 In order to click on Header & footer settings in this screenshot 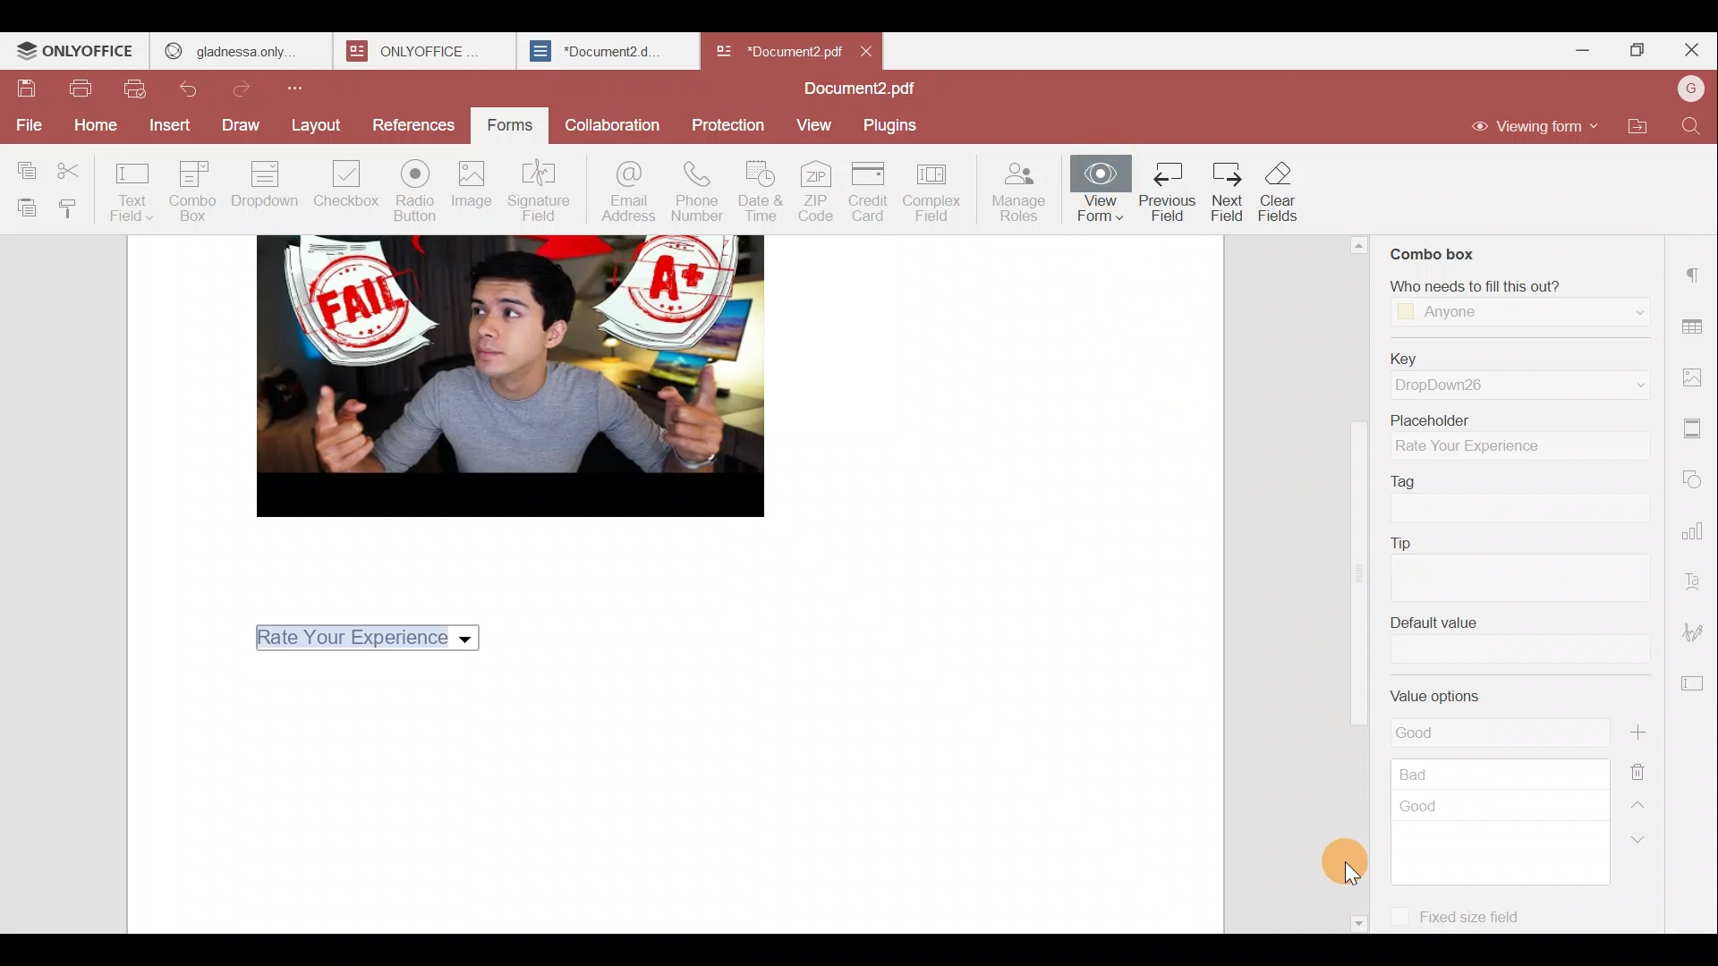, I will do `click(1695, 429)`.